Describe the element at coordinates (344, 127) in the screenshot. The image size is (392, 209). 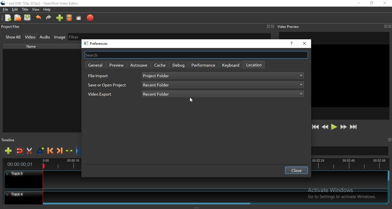
I see `Fast forward` at that location.